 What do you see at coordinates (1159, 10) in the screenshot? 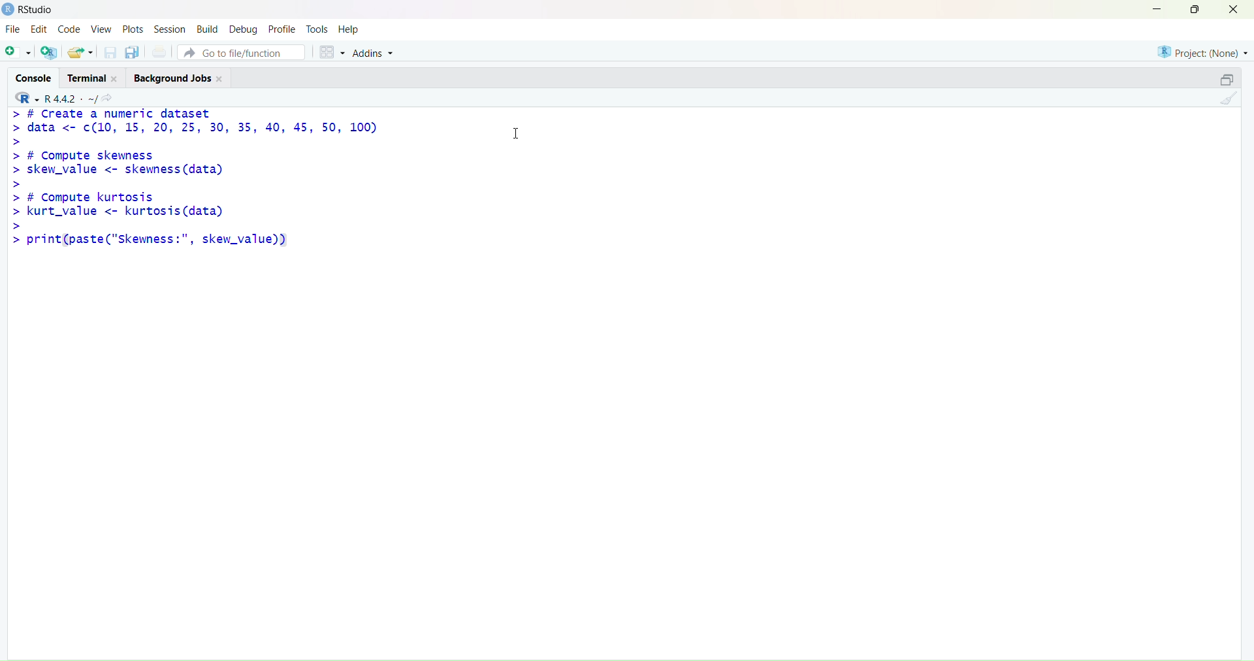
I see `Minimize` at bounding box center [1159, 10].